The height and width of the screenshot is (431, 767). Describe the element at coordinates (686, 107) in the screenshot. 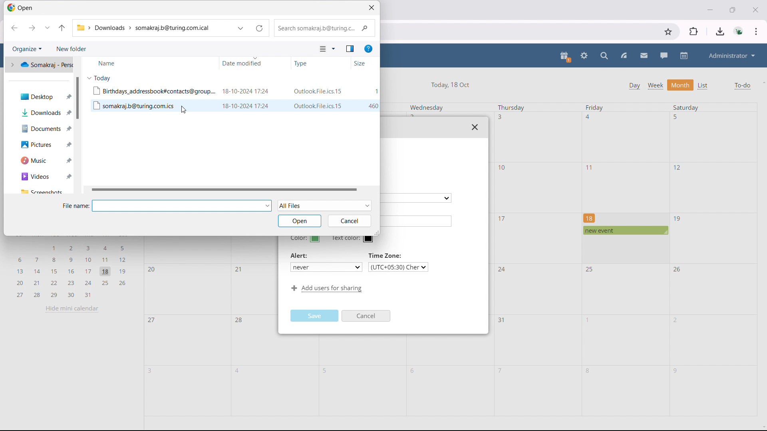

I see `Saturday` at that location.